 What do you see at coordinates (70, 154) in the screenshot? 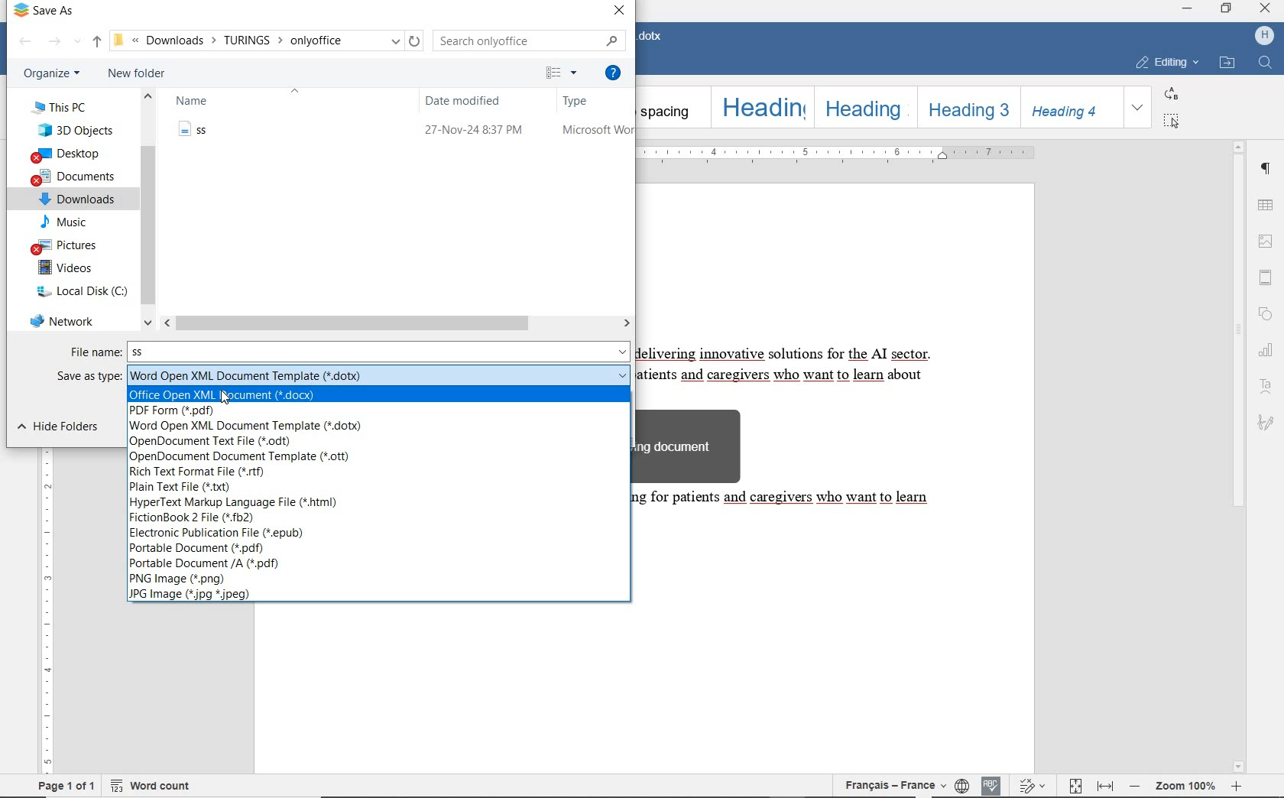
I see `DESKTOP` at bounding box center [70, 154].